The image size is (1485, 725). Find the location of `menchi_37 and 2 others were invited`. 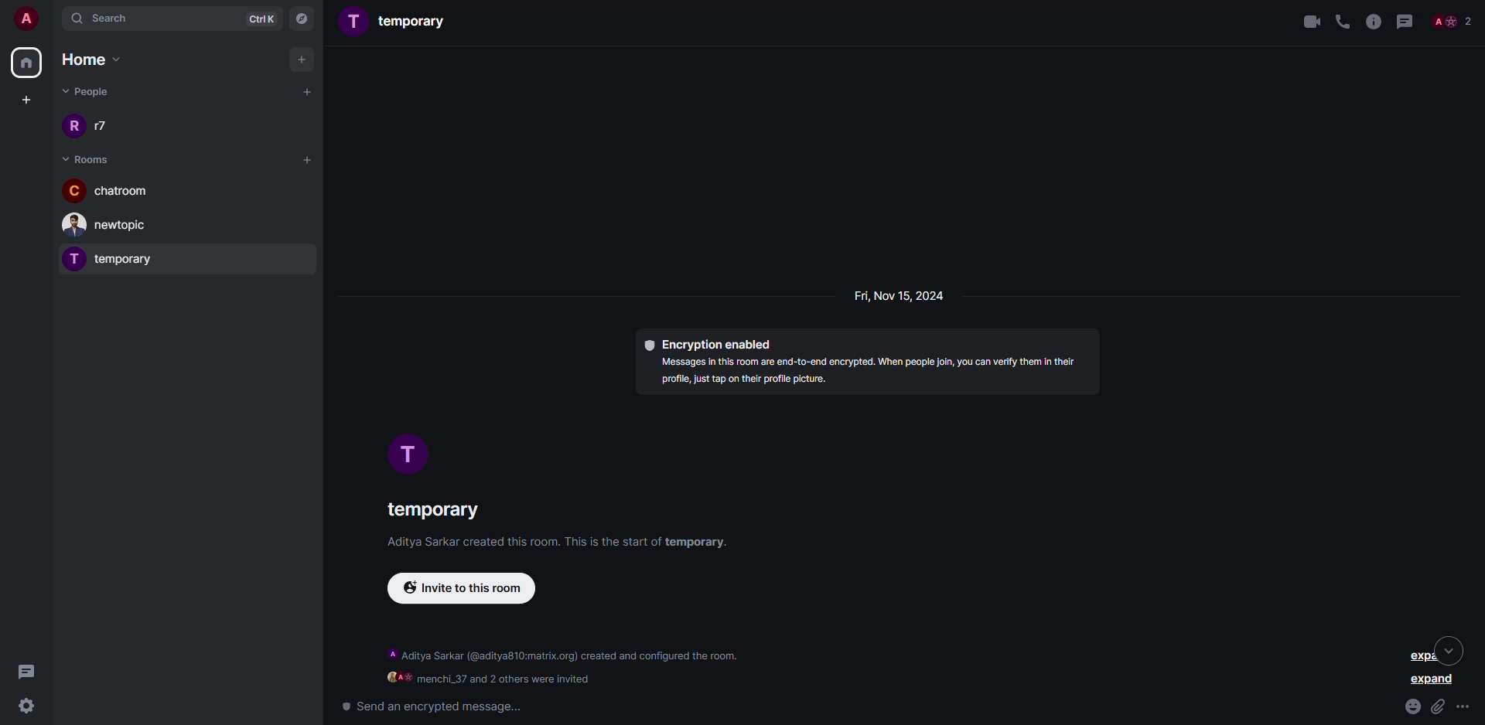

menchi_37 and 2 others were invited is located at coordinates (490, 679).